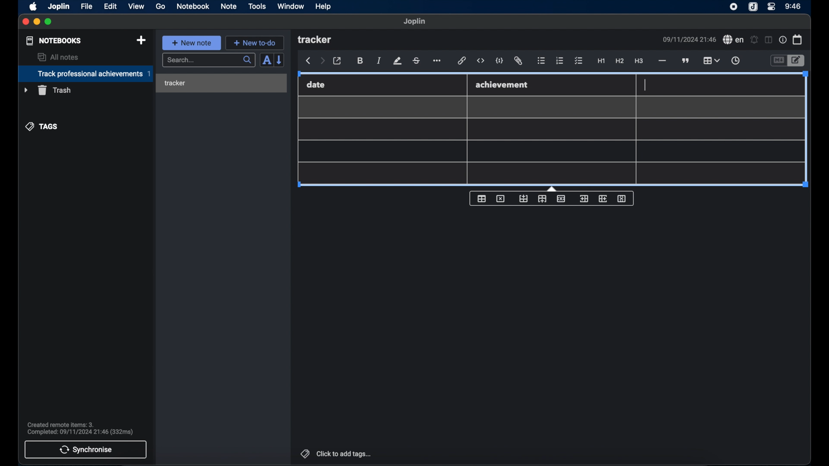 The image size is (829, 466). Describe the element at coordinates (622, 199) in the screenshot. I see `delete column` at that location.